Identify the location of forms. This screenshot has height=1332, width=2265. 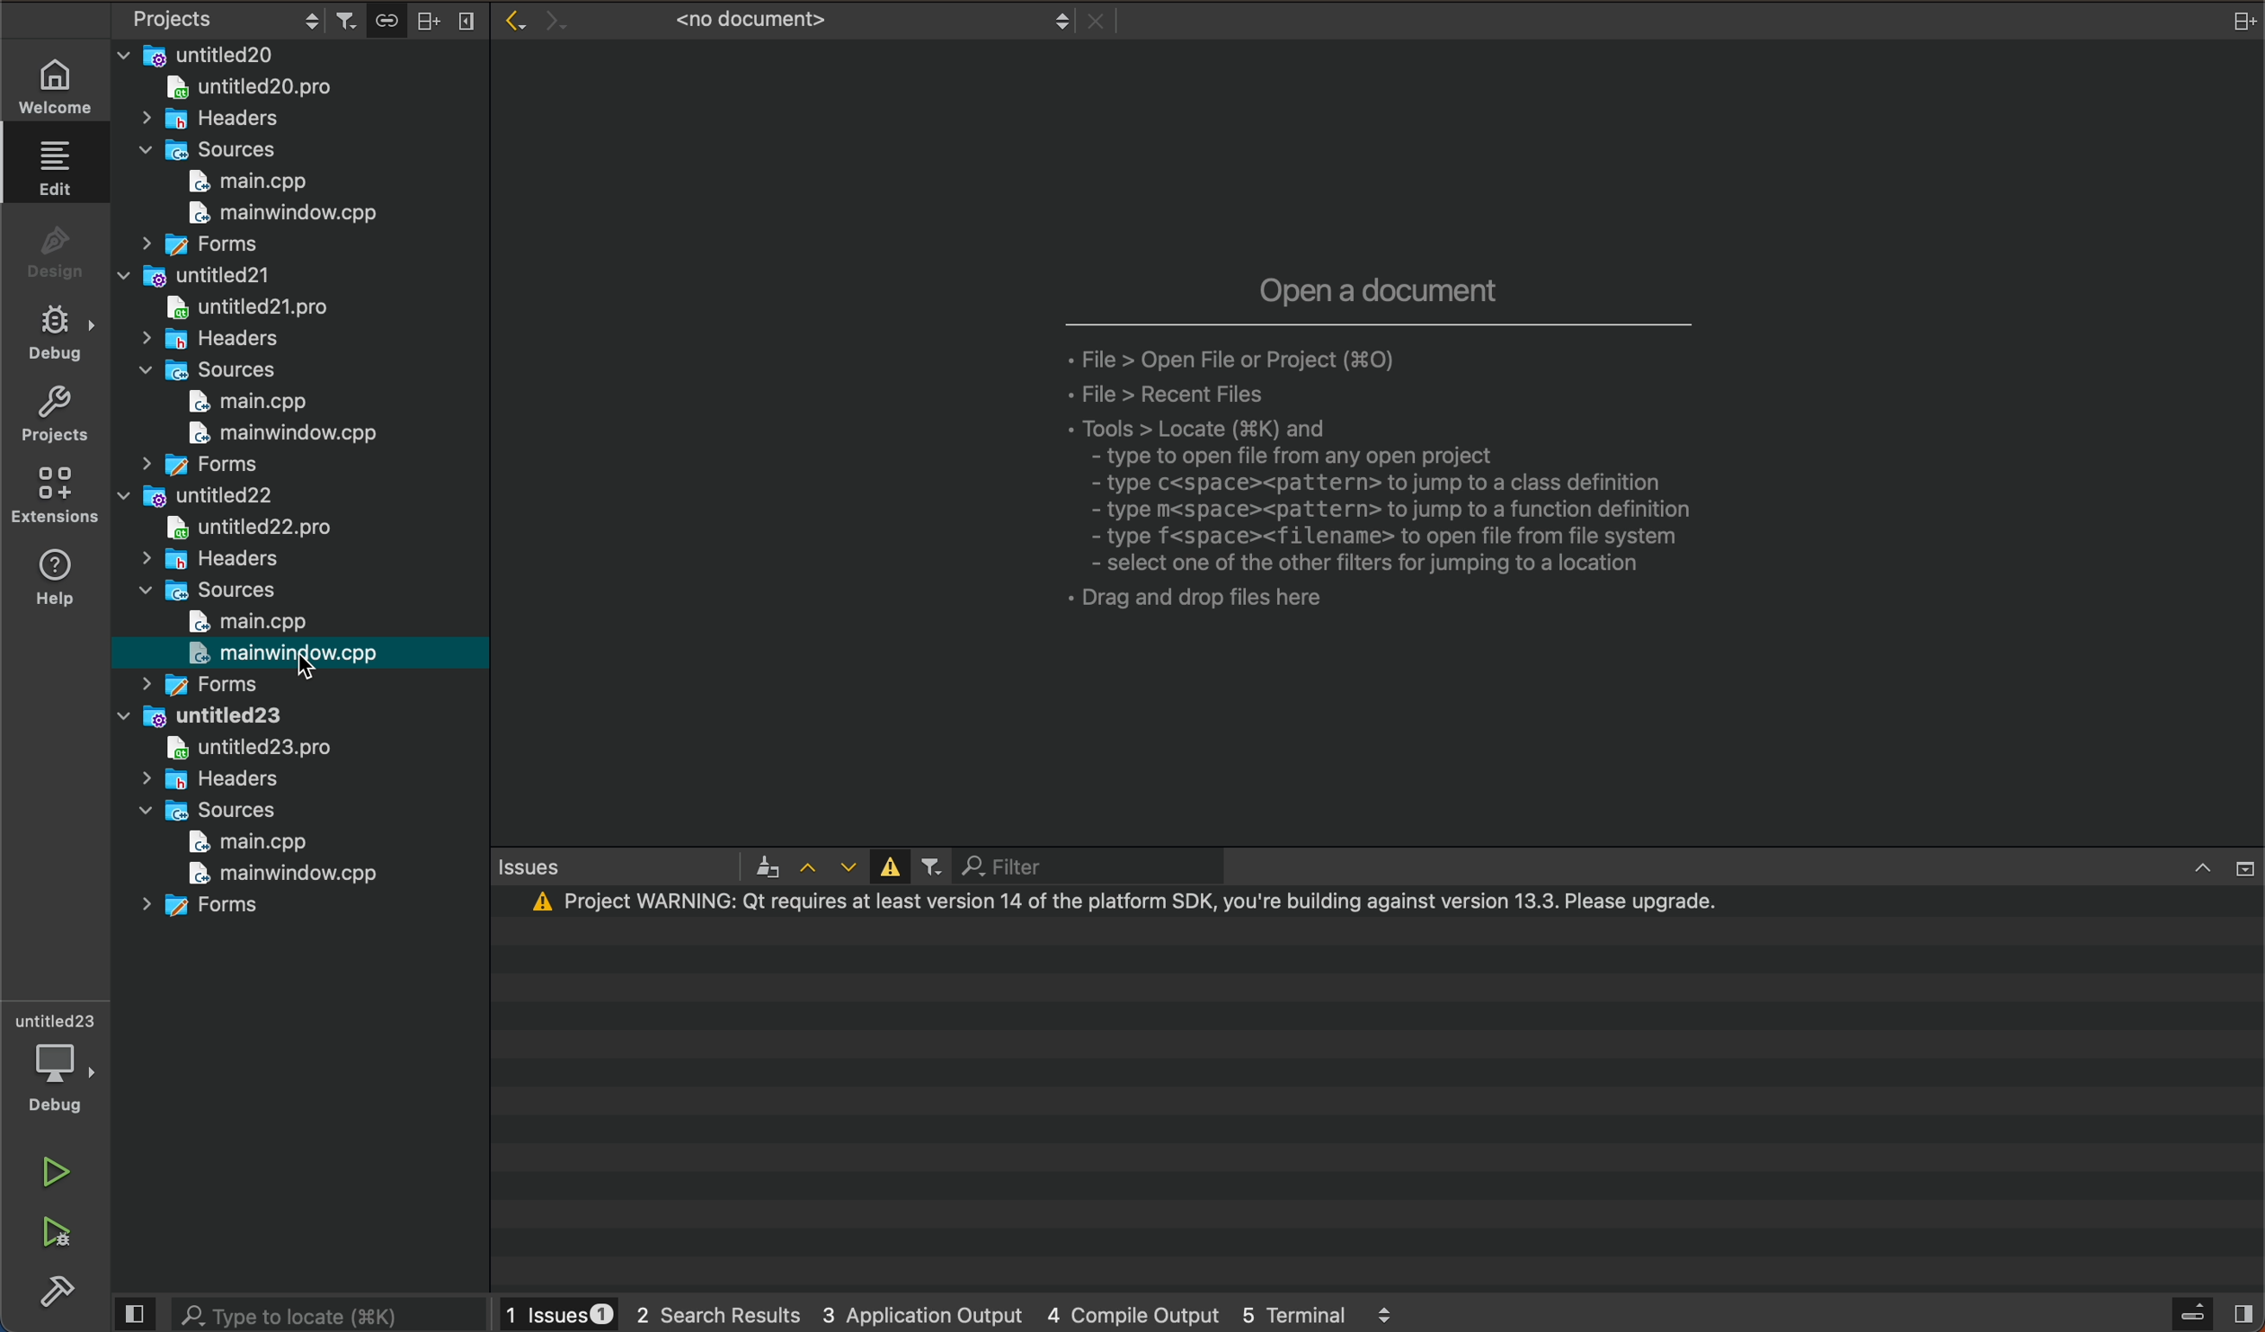
(196, 244).